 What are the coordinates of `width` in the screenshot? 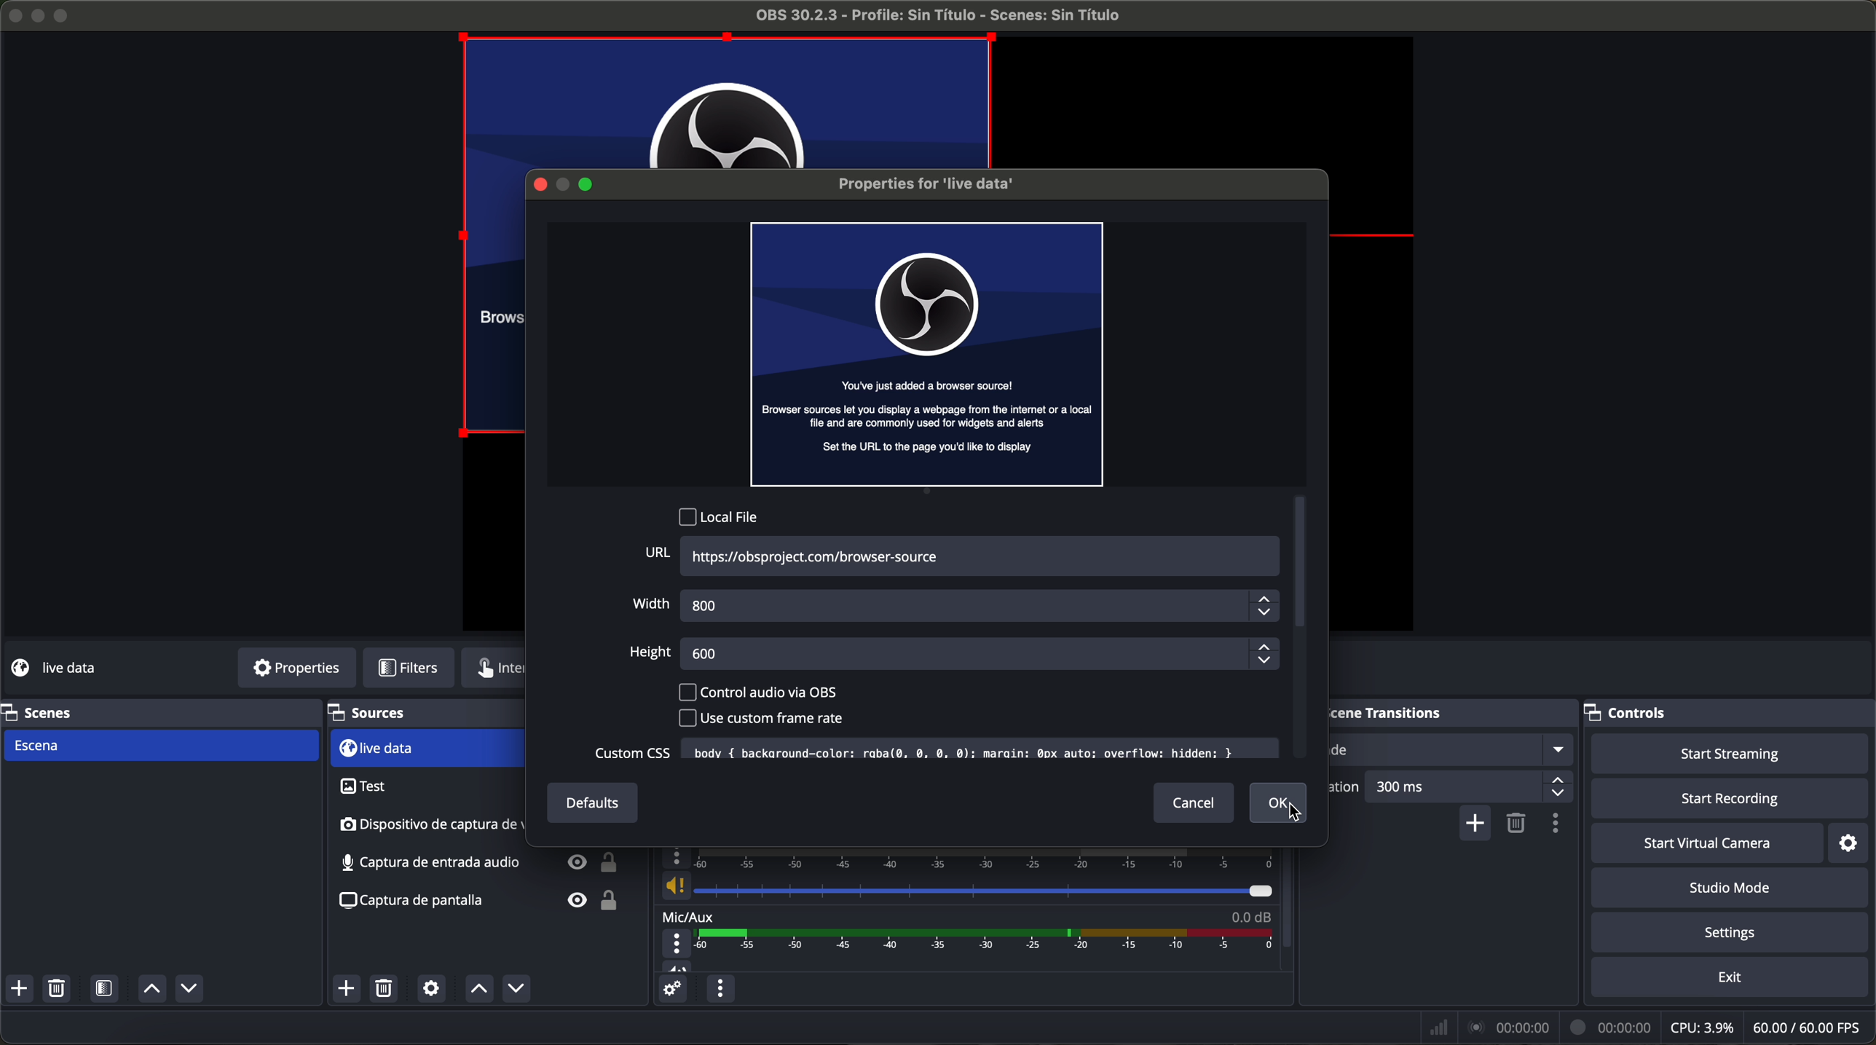 It's located at (650, 604).